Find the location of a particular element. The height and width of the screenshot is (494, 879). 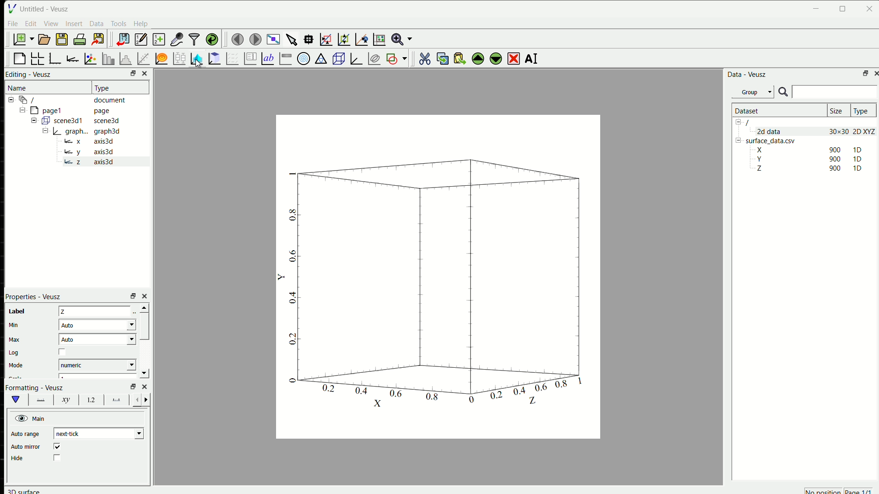

close is located at coordinates (869, 8).